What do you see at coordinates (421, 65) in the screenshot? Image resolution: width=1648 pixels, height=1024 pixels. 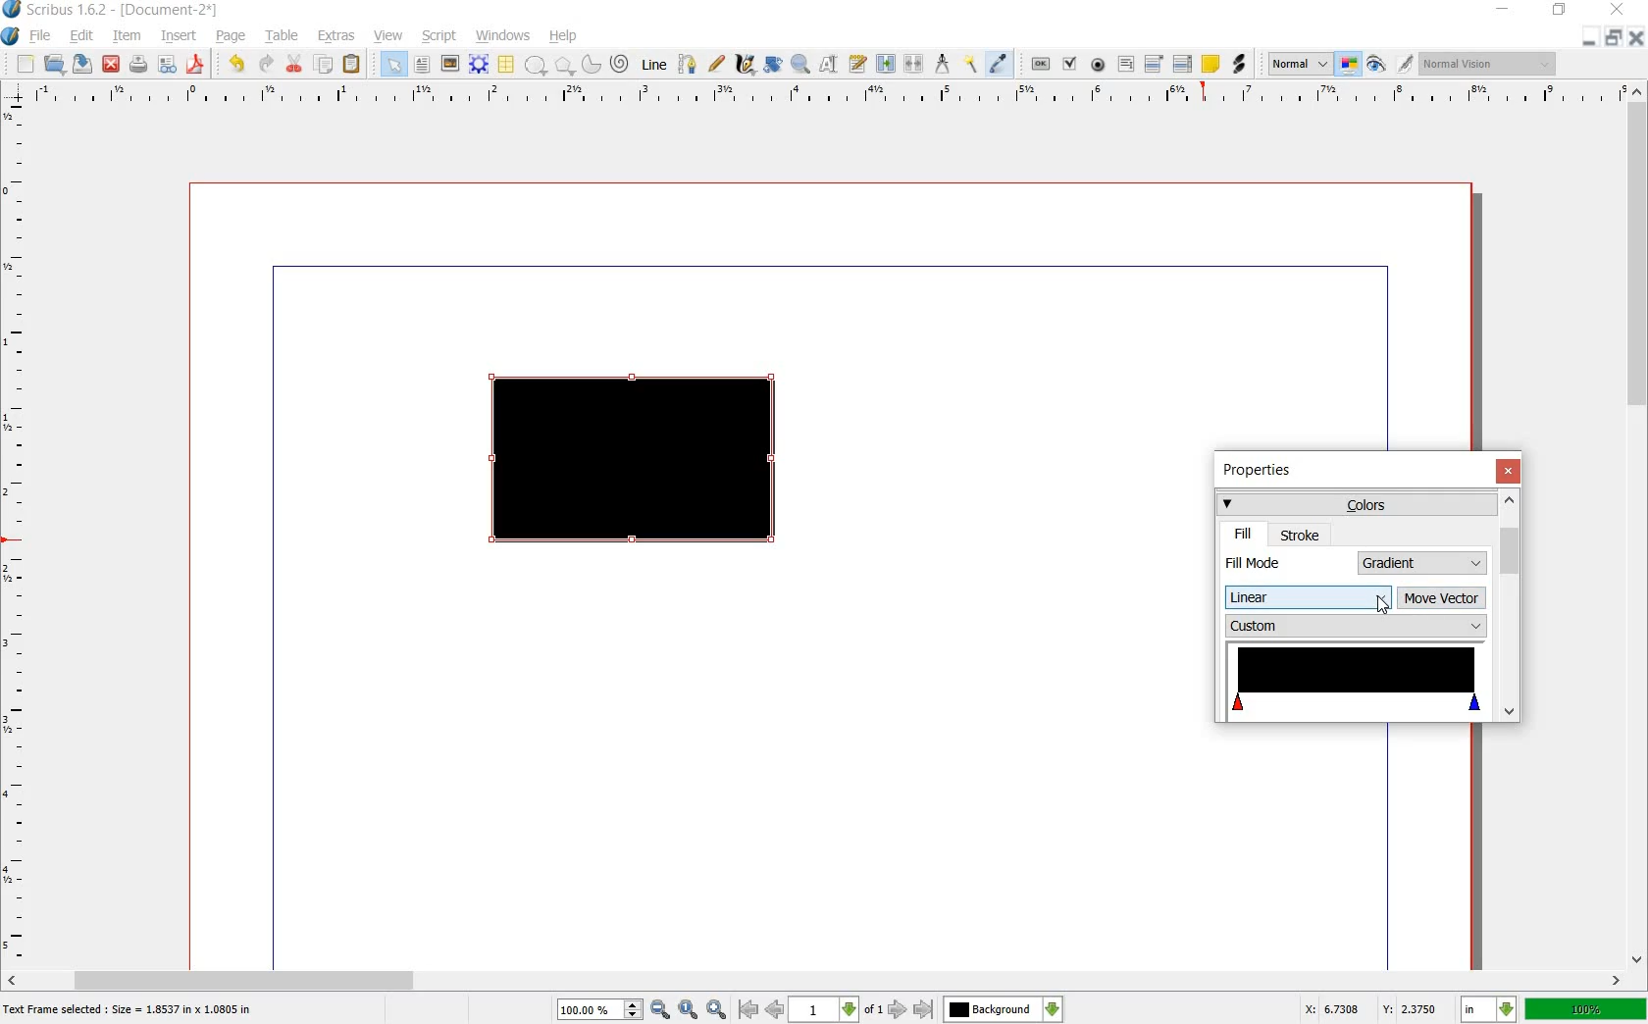 I see `text frame` at bounding box center [421, 65].